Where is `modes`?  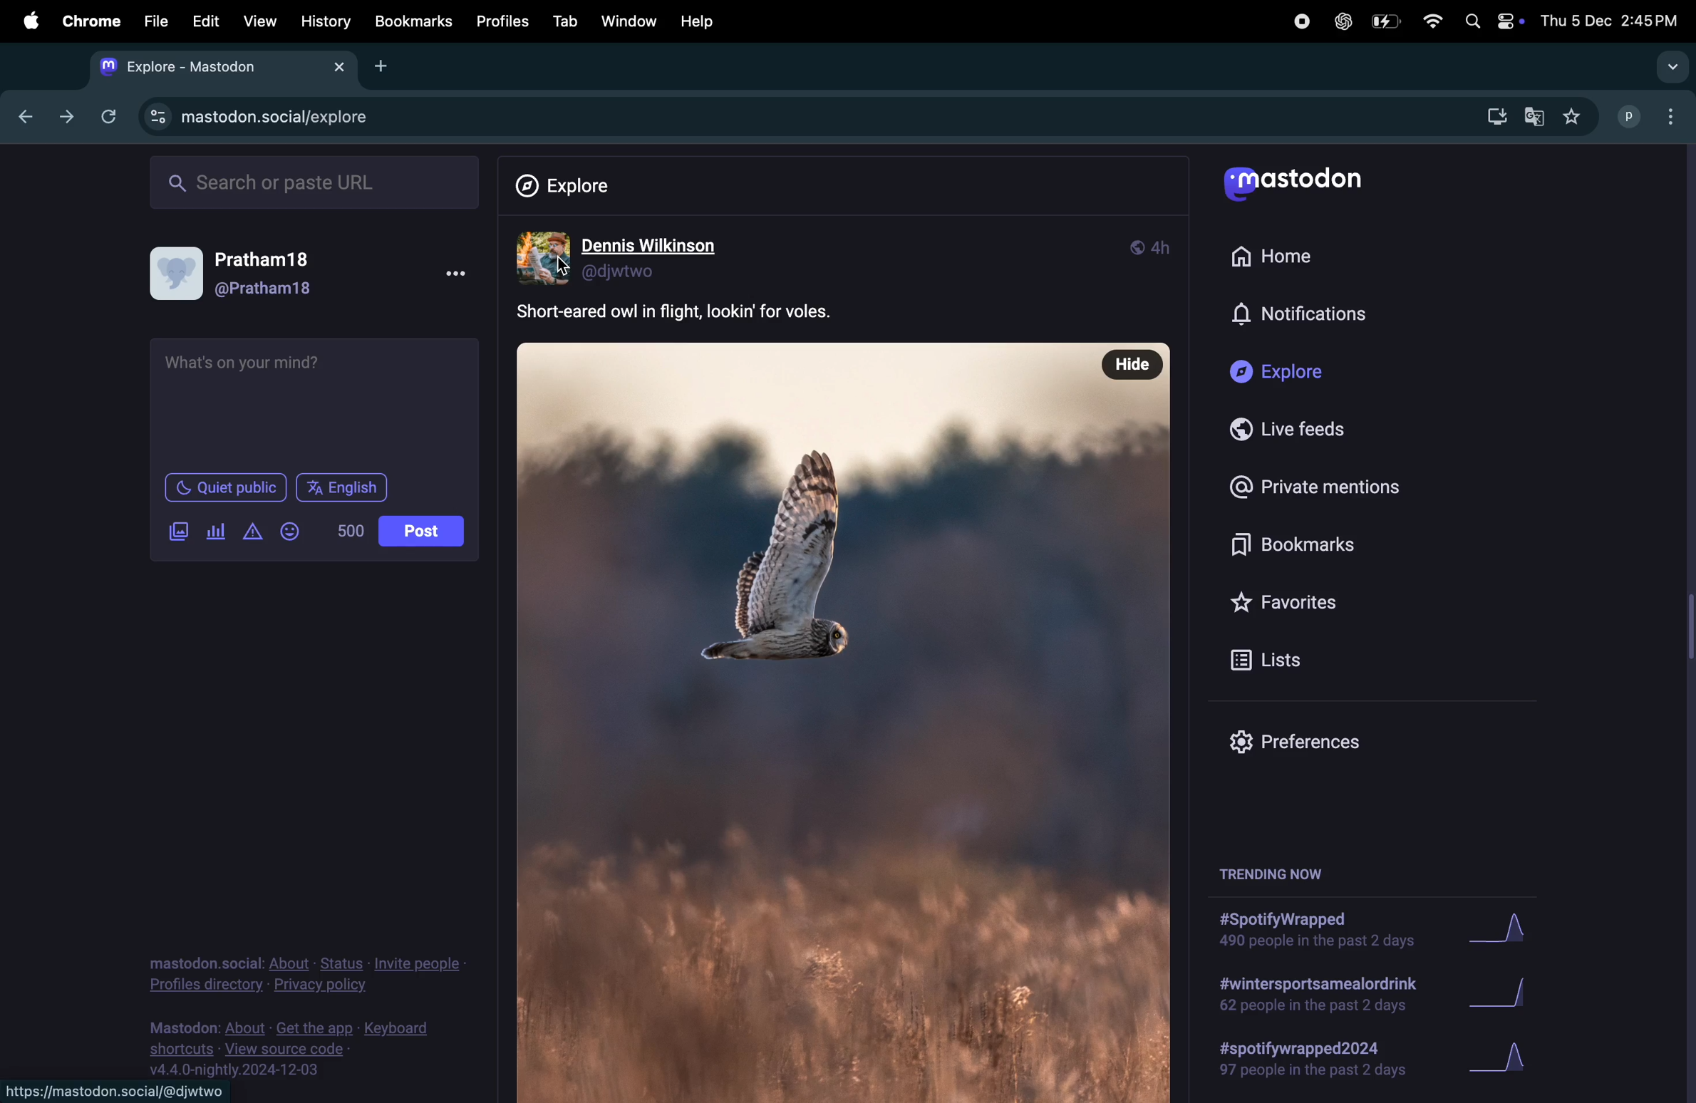 modes is located at coordinates (1154, 247).